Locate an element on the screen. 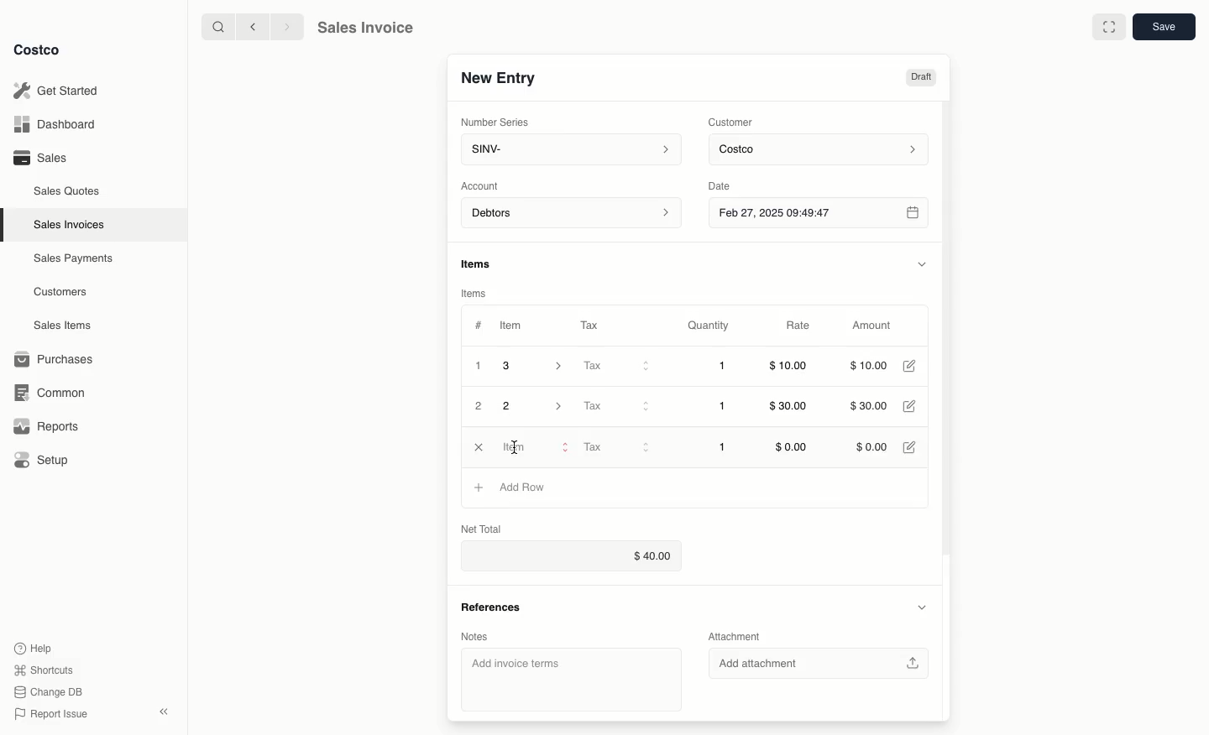 Image resolution: width=1209 pixels, height=735 pixels. Save is located at coordinates (1163, 28).